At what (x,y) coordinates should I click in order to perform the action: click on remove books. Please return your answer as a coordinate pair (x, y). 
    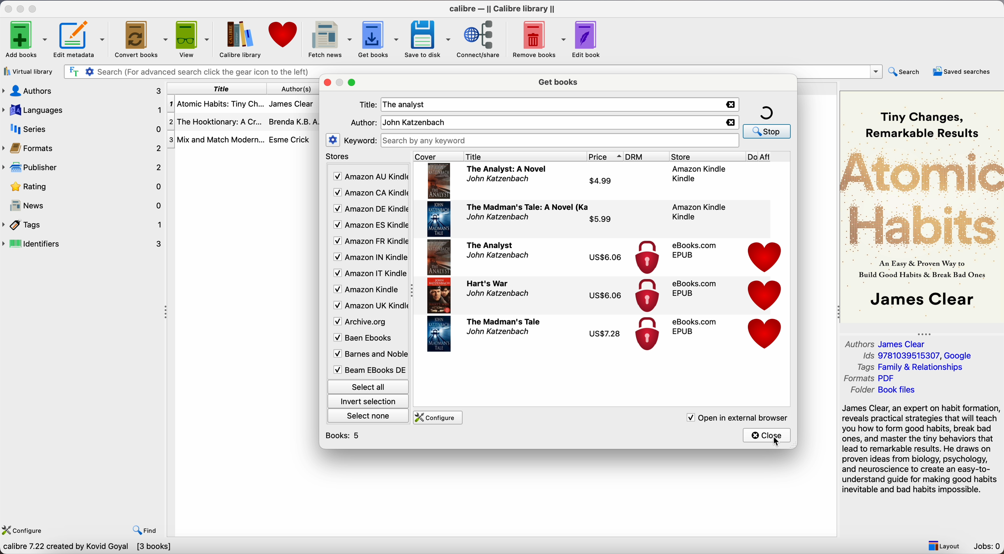
    Looking at the image, I should click on (539, 39).